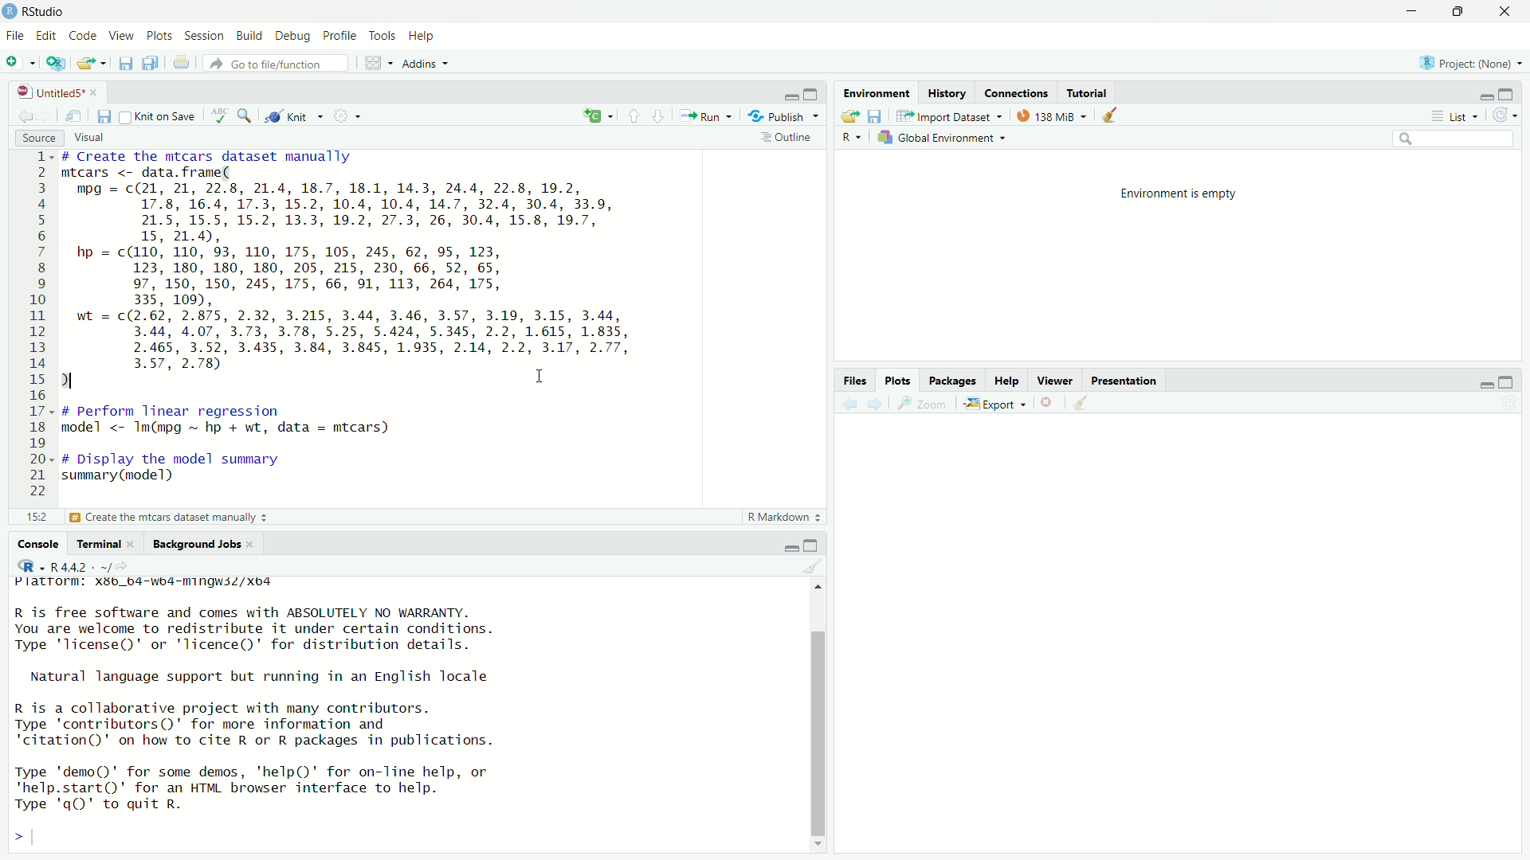  What do you see at coordinates (1485, 97) in the screenshot?
I see `minimize` at bounding box center [1485, 97].